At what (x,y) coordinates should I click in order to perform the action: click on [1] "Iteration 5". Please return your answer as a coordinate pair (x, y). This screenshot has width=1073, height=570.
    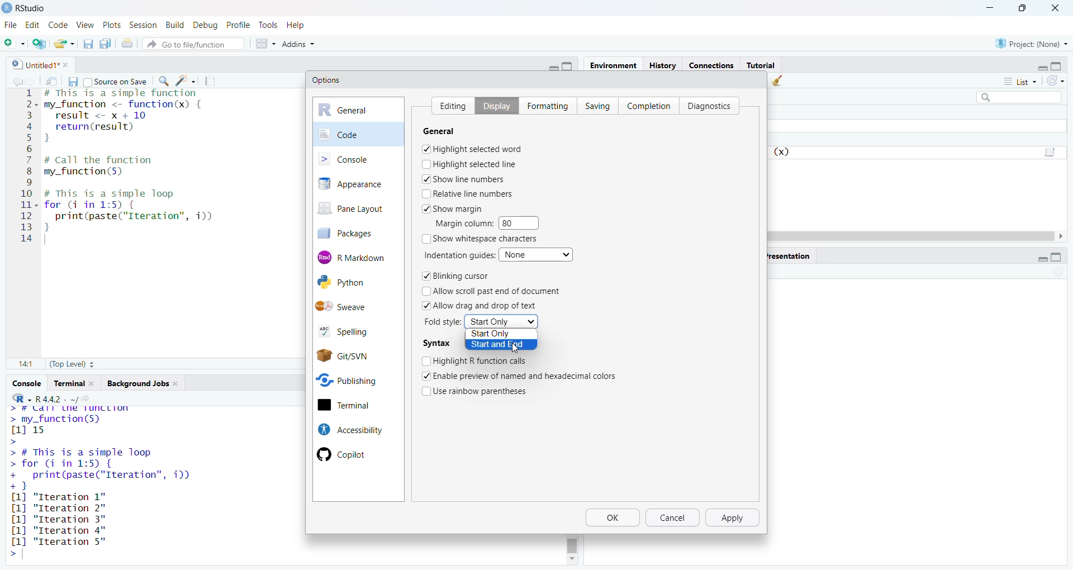
    Looking at the image, I should click on (56, 541).